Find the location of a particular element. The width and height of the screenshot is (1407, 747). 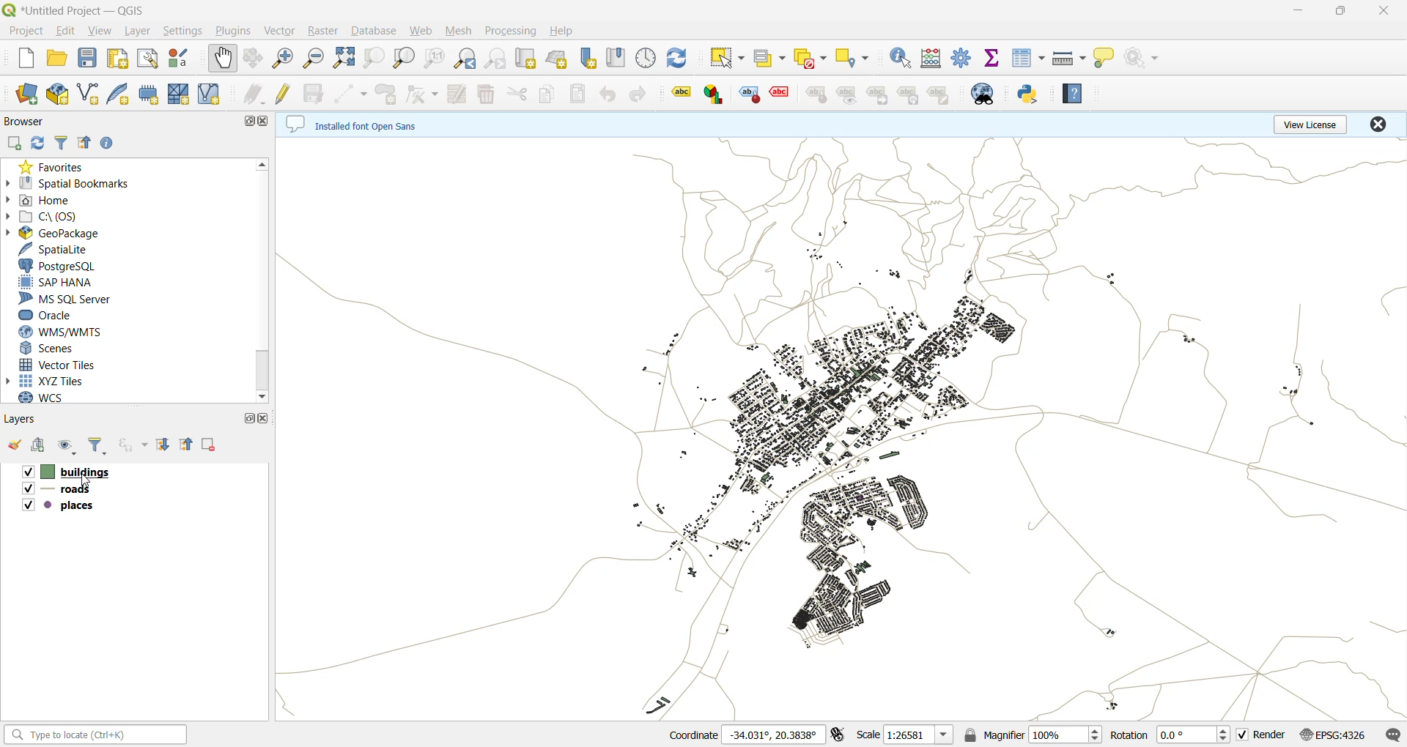

toggle display of unplaced is located at coordinates (781, 94).